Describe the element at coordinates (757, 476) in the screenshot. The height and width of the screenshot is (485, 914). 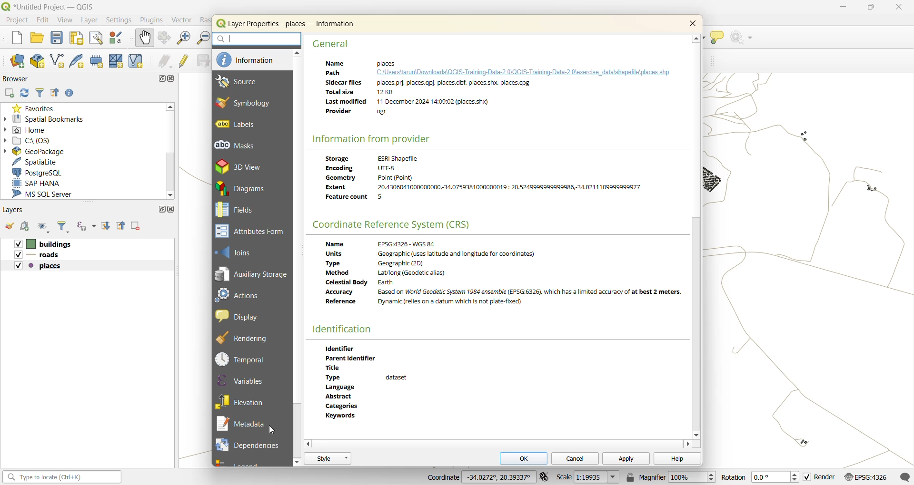
I see `rotation` at that location.